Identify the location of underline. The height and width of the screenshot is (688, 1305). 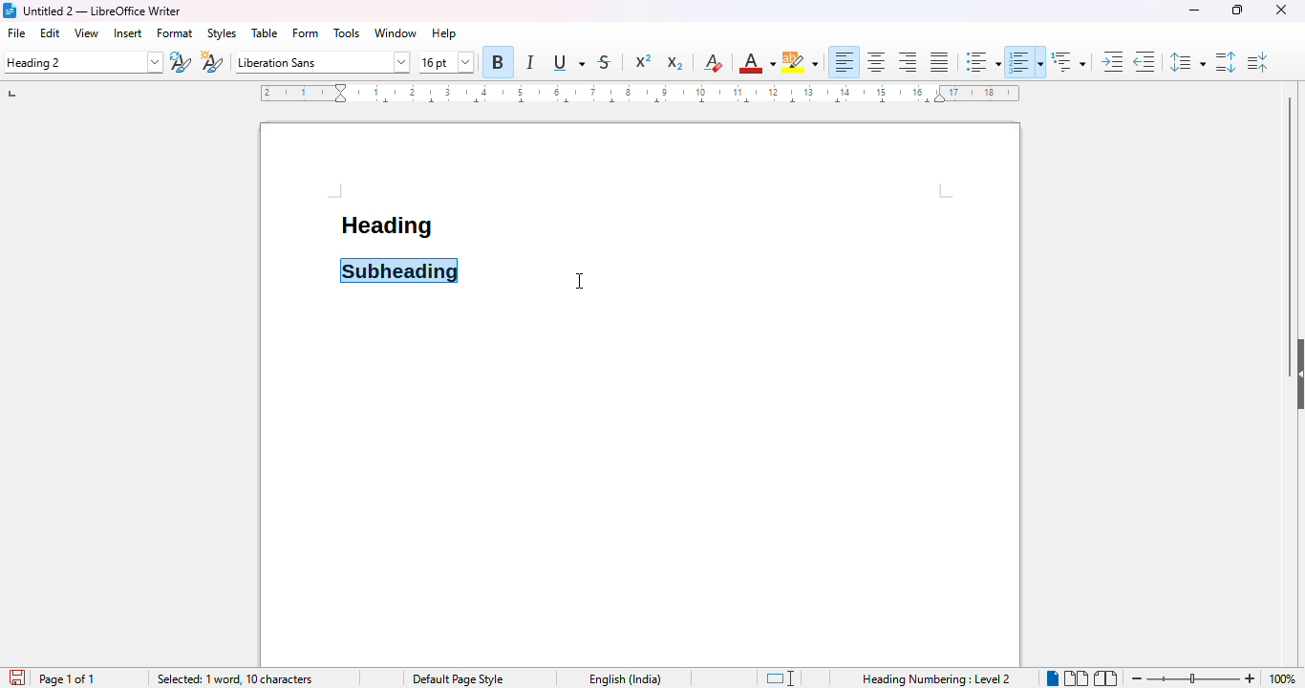
(567, 63).